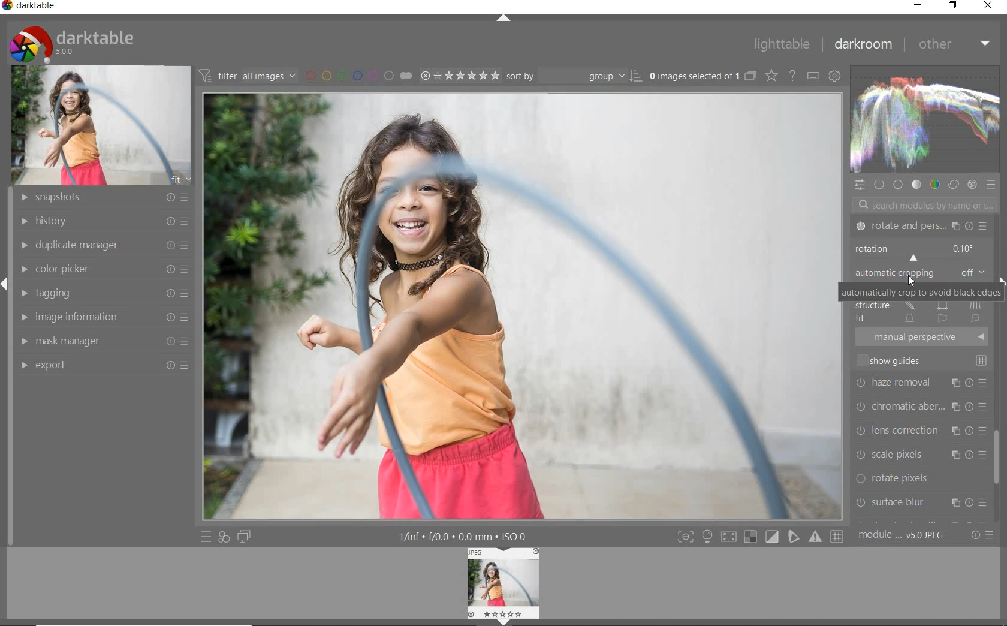 The height and width of the screenshot is (626, 1007). Describe the element at coordinates (105, 245) in the screenshot. I see `duplicate manager` at that location.